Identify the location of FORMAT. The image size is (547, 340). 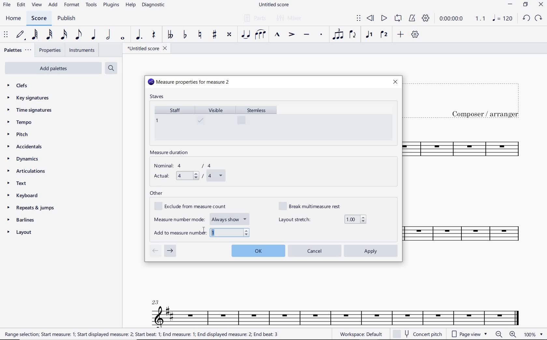
(73, 5).